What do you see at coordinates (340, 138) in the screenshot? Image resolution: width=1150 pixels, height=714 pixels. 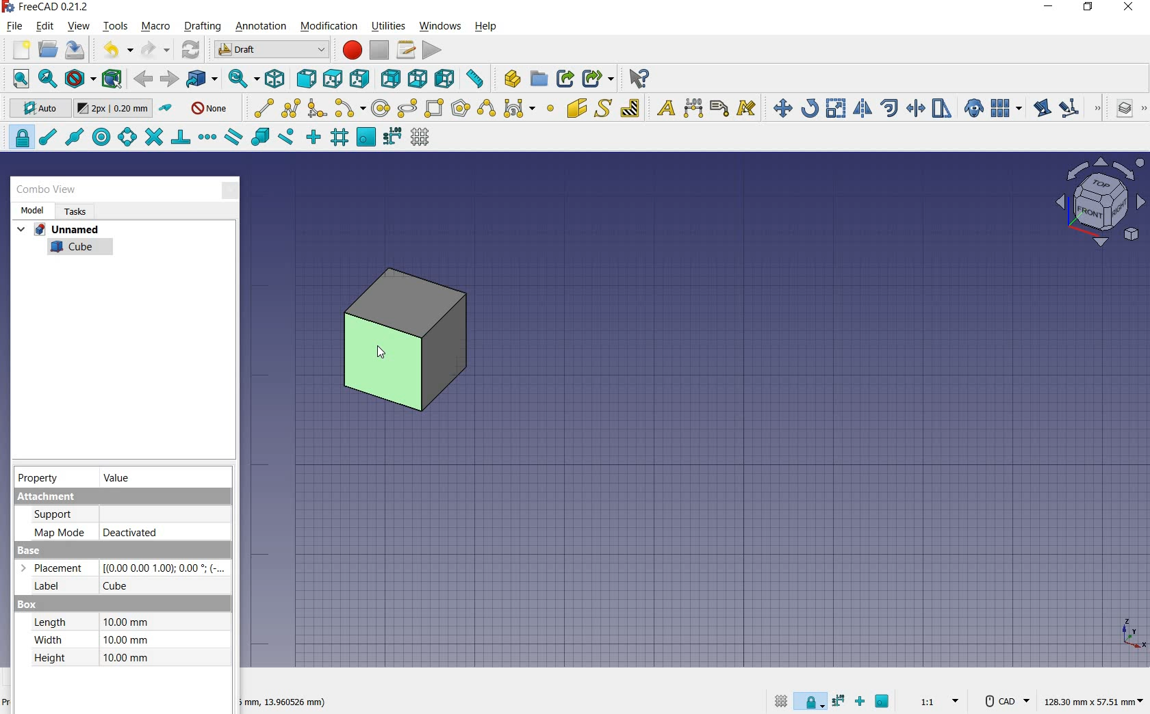 I see `snap grid` at bounding box center [340, 138].